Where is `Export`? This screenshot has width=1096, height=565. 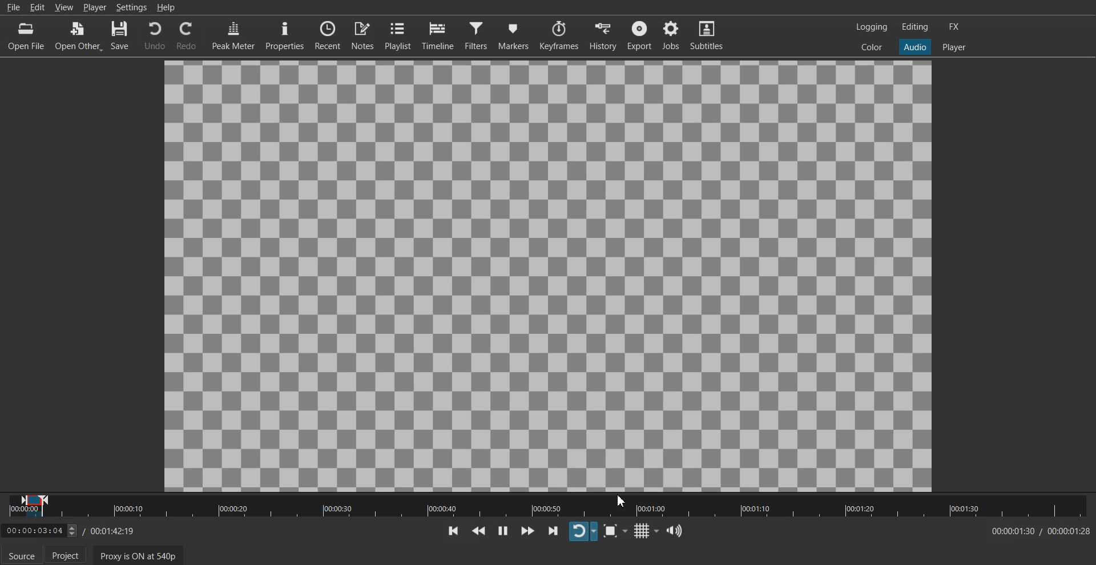
Export is located at coordinates (640, 35).